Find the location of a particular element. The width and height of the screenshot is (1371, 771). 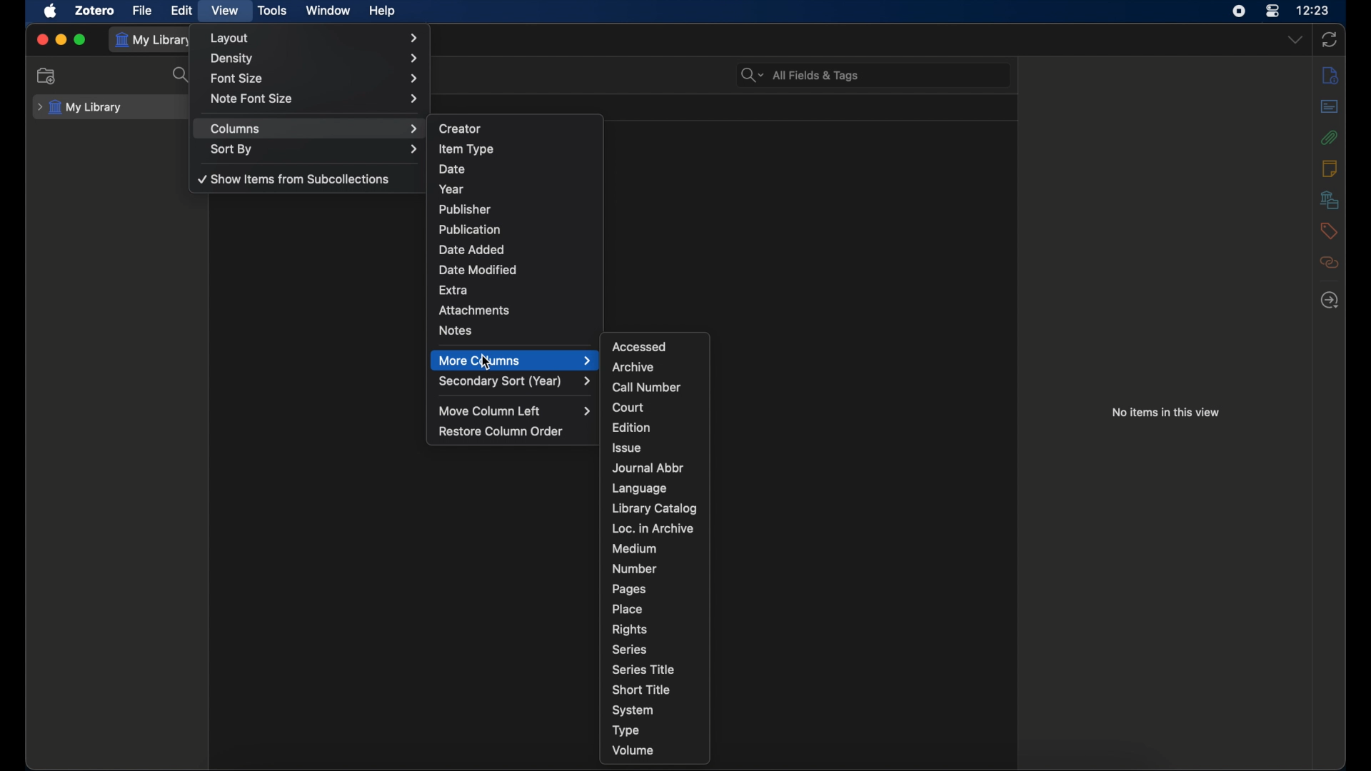

series is located at coordinates (630, 650).